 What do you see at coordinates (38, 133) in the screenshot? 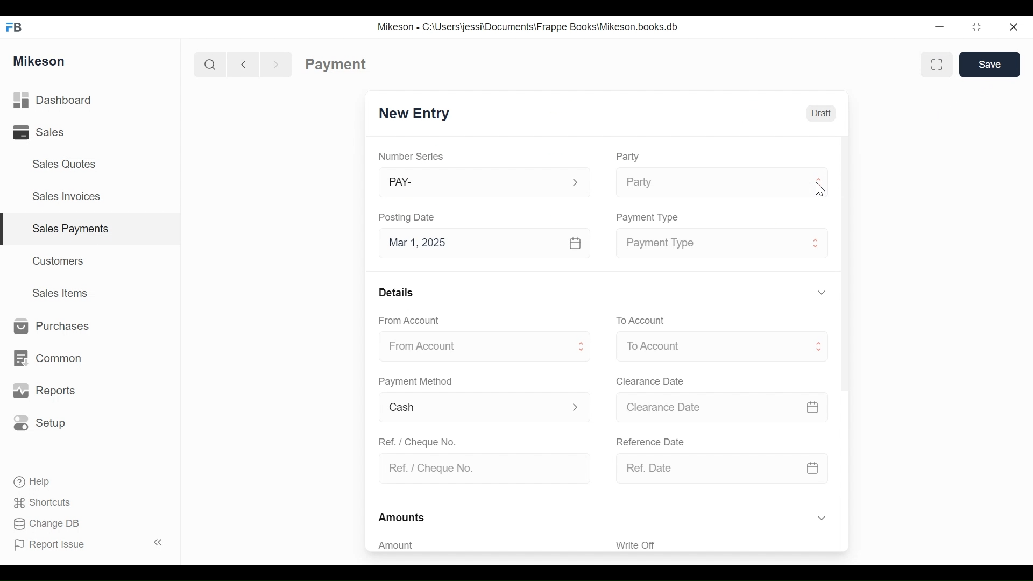
I see `Sales` at bounding box center [38, 133].